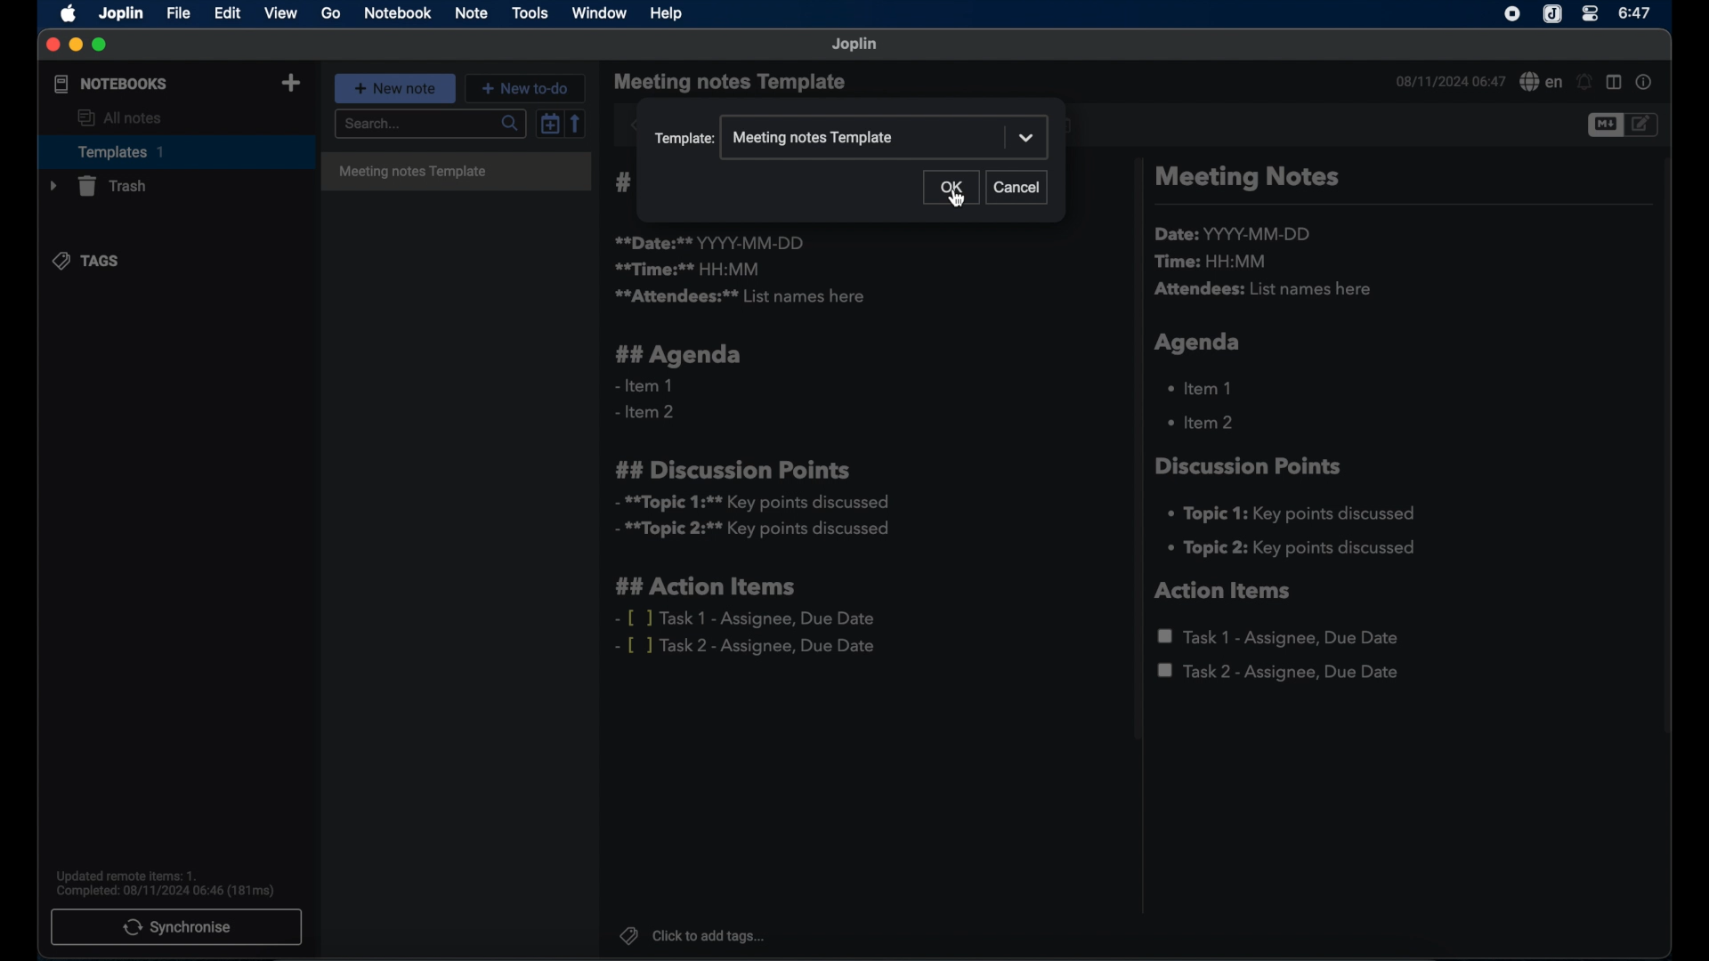 The height and width of the screenshot is (961, 1709). Describe the element at coordinates (395, 88) in the screenshot. I see `new note` at that location.